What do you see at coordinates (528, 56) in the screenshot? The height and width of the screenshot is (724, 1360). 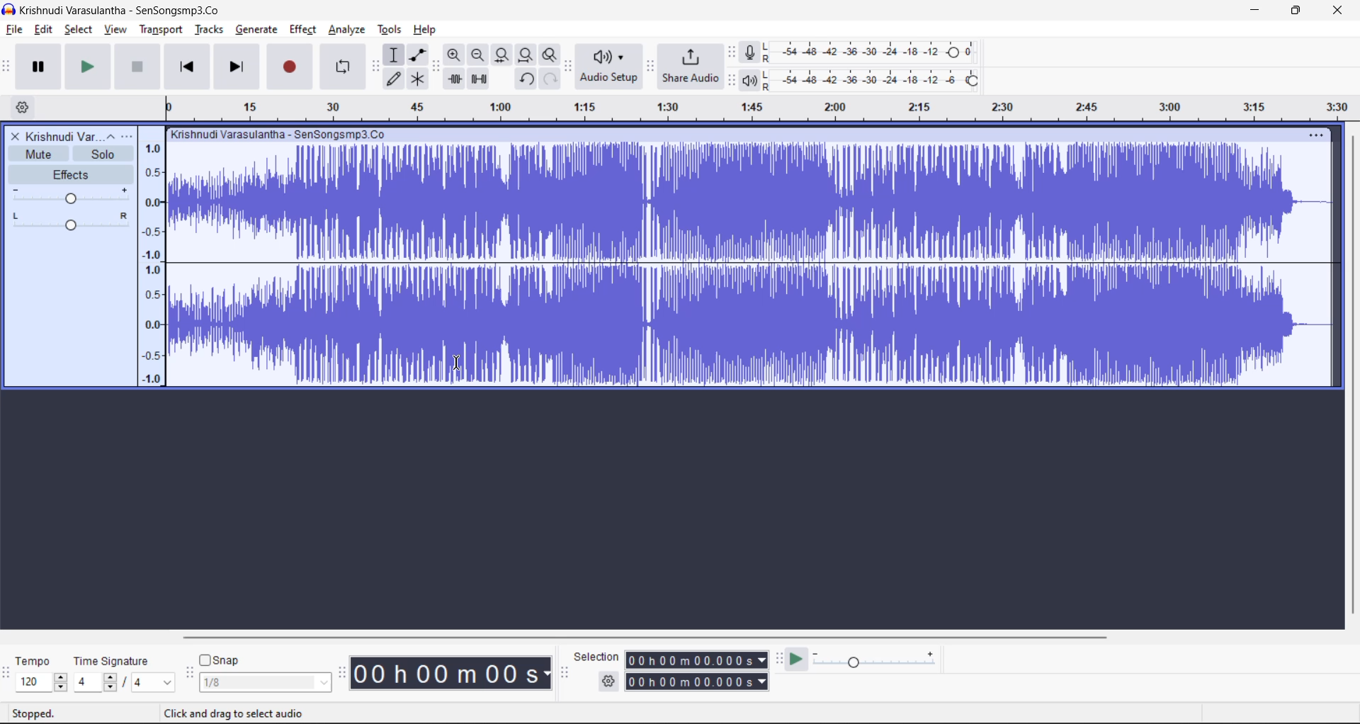 I see `fit project to width` at bounding box center [528, 56].